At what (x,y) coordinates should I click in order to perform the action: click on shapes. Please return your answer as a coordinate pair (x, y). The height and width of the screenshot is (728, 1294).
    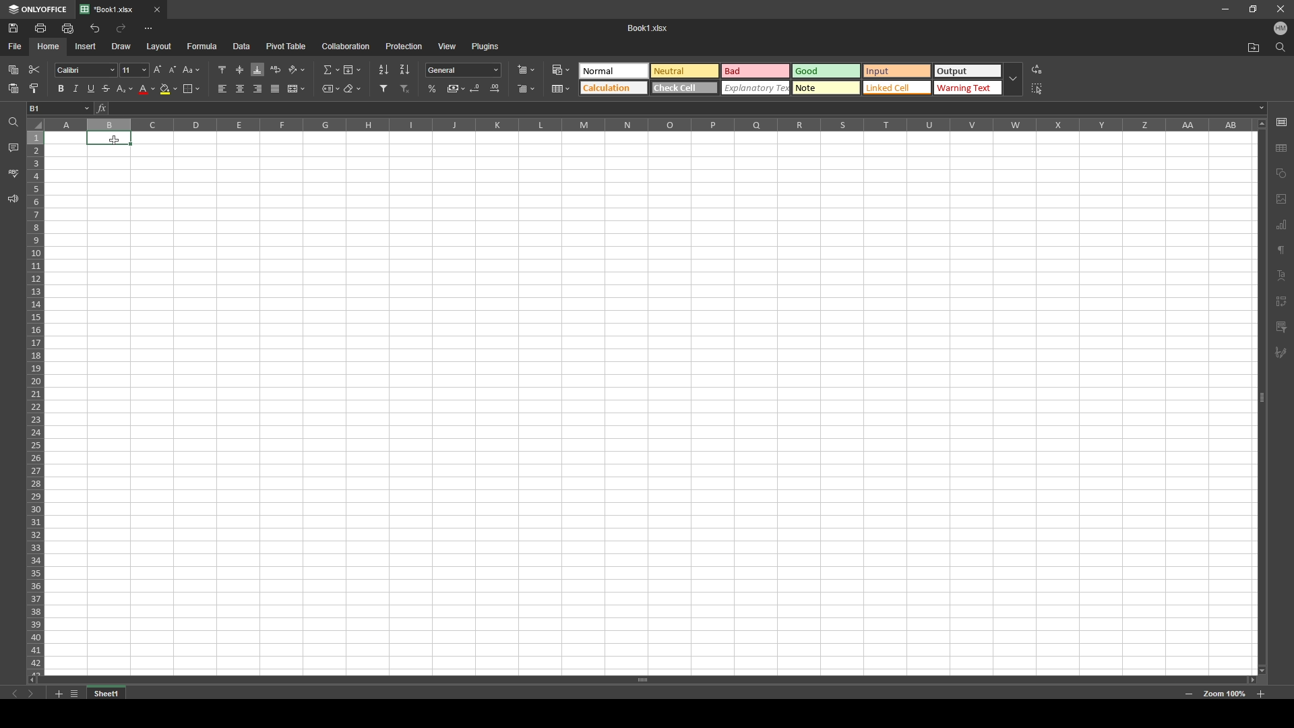
    Looking at the image, I should click on (1282, 173).